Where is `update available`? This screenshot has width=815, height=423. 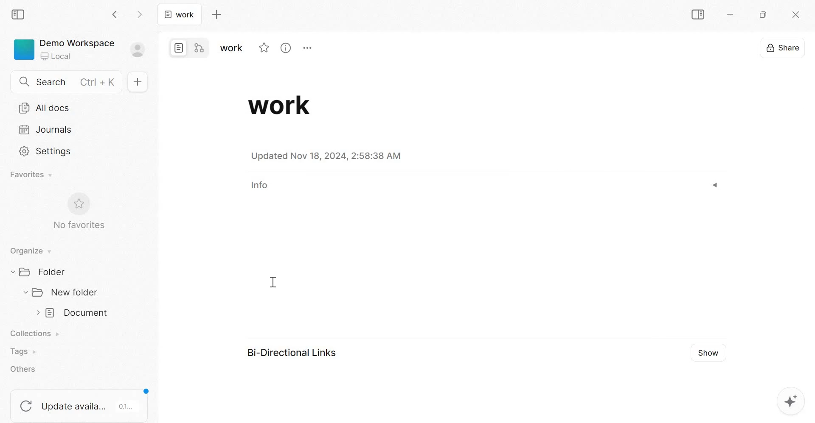 update available is located at coordinates (80, 402).